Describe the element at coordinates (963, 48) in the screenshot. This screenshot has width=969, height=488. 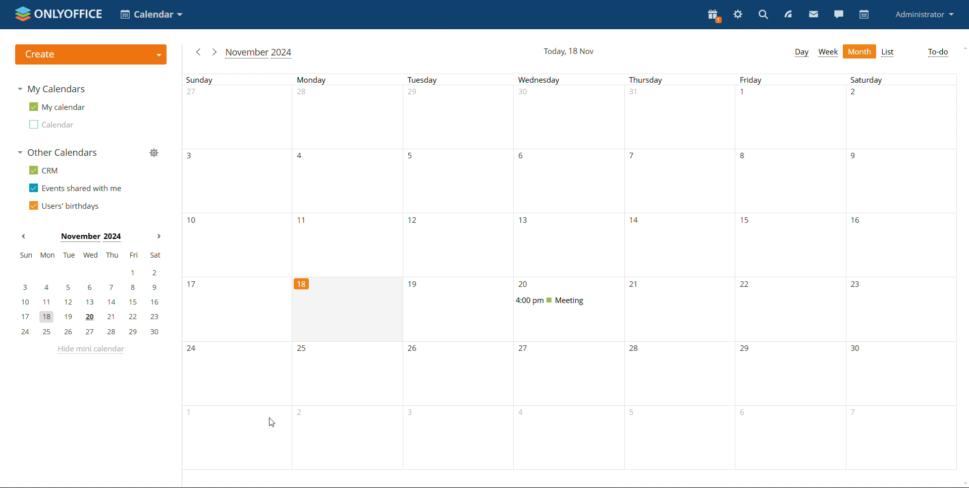
I see `scroll up` at that location.